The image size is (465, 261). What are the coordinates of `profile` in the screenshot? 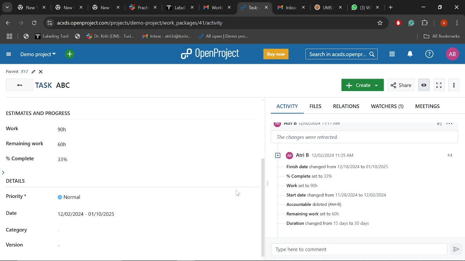 It's located at (311, 124).